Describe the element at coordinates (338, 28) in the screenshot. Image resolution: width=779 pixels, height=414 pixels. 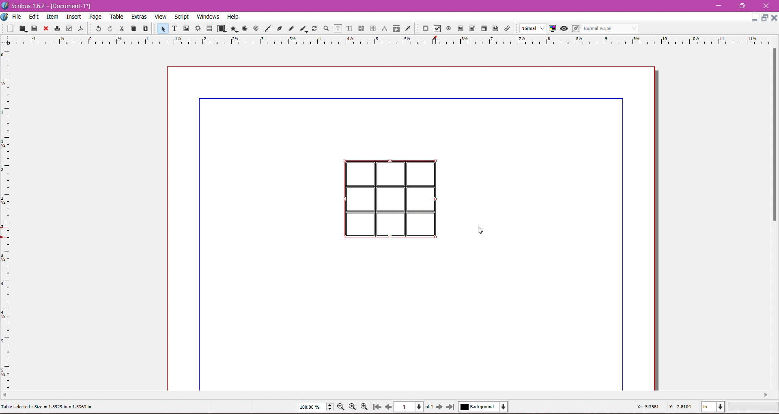
I see `Edit Text in Frames` at that location.